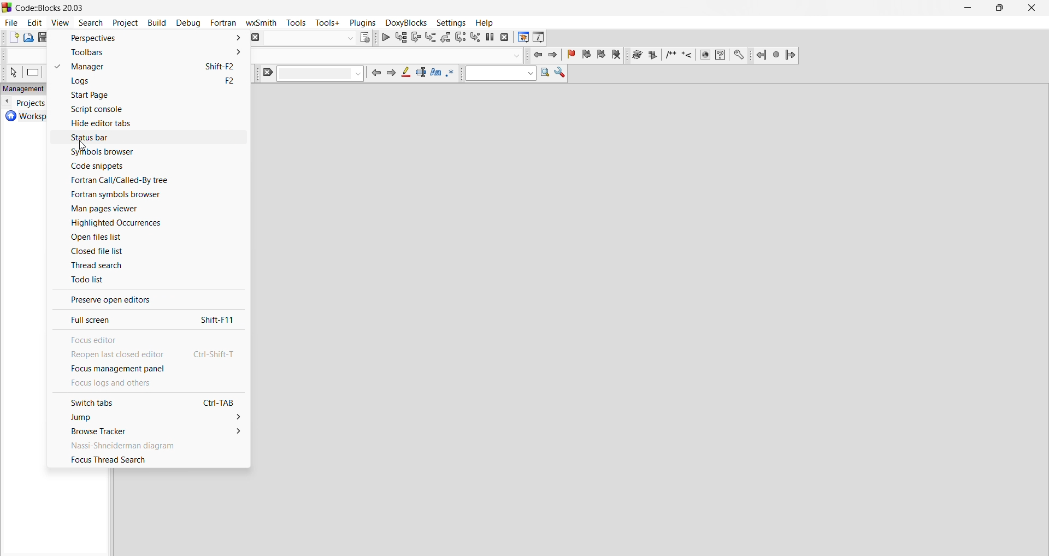 This screenshot has height=556, width=1049. What do you see at coordinates (150, 81) in the screenshot?
I see `logs` at bounding box center [150, 81].